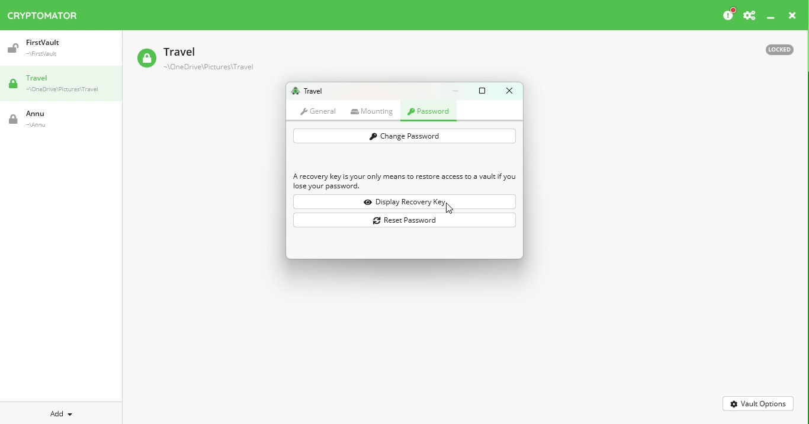 Image resolution: width=809 pixels, height=424 pixels. What do you see at coordinates (55, 48) in the screenshot?
I see `Vault` at bounding box center [55, 48].